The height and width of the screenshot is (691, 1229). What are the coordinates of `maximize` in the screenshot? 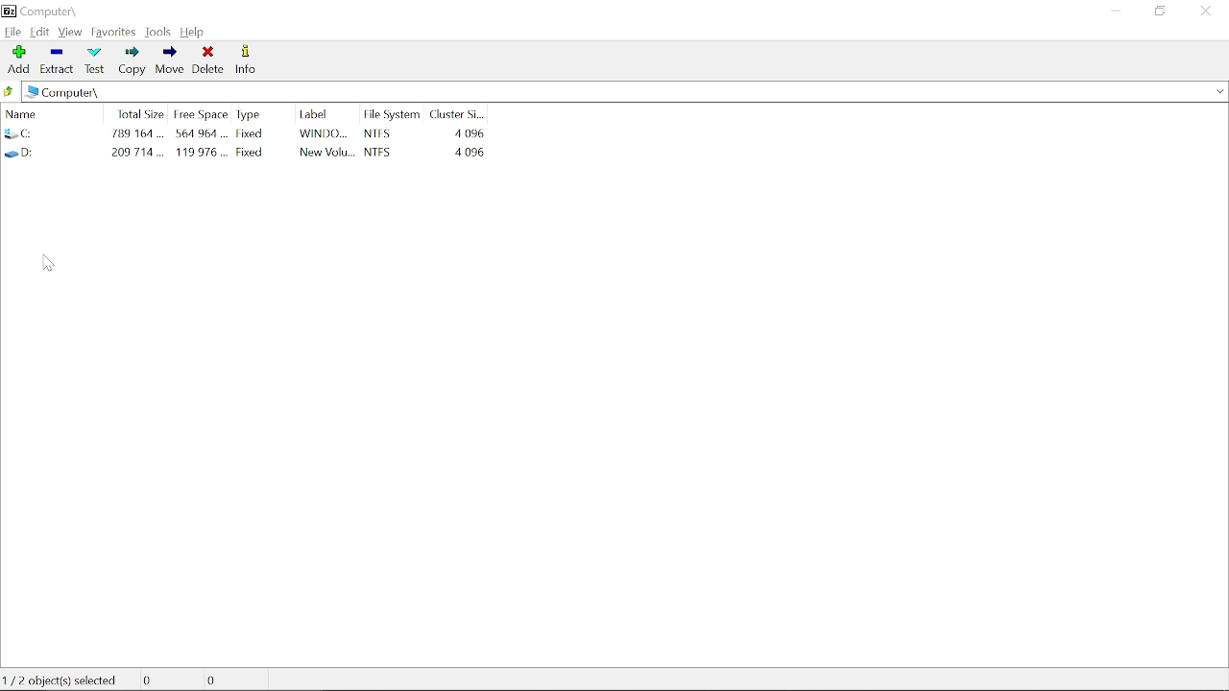 It's located at (1158, 13).